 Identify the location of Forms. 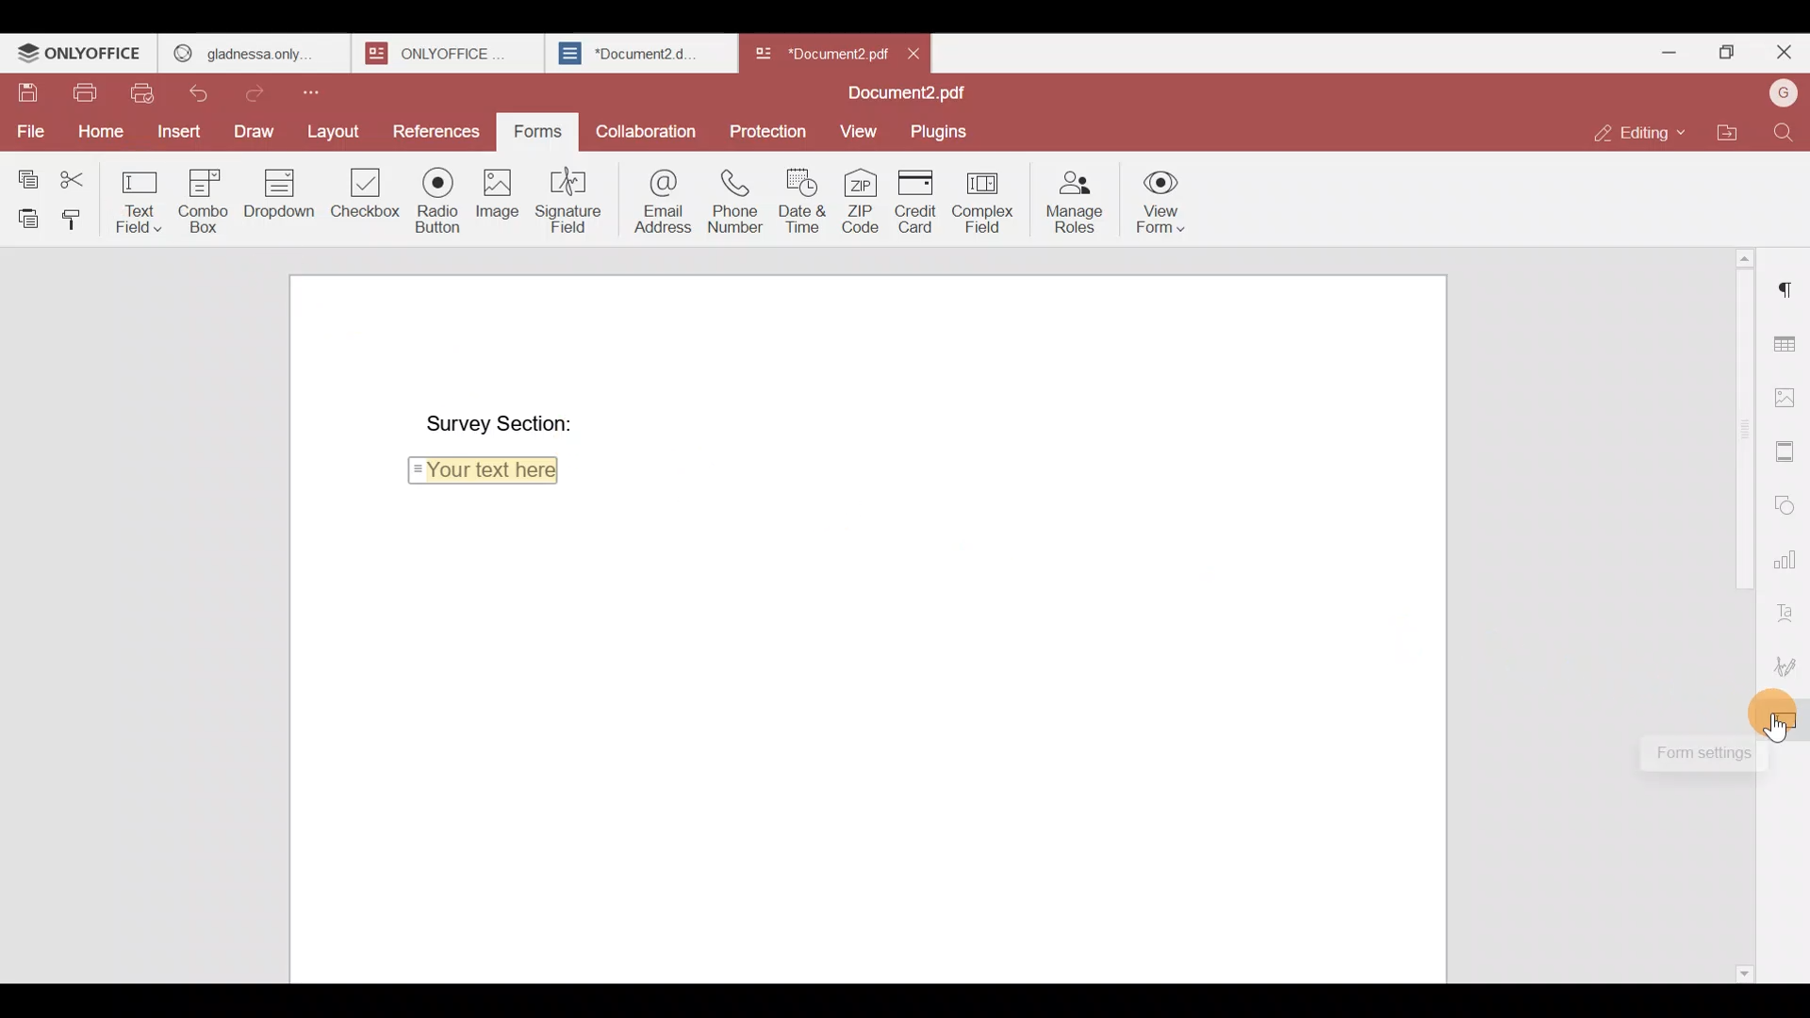
(531, 132).